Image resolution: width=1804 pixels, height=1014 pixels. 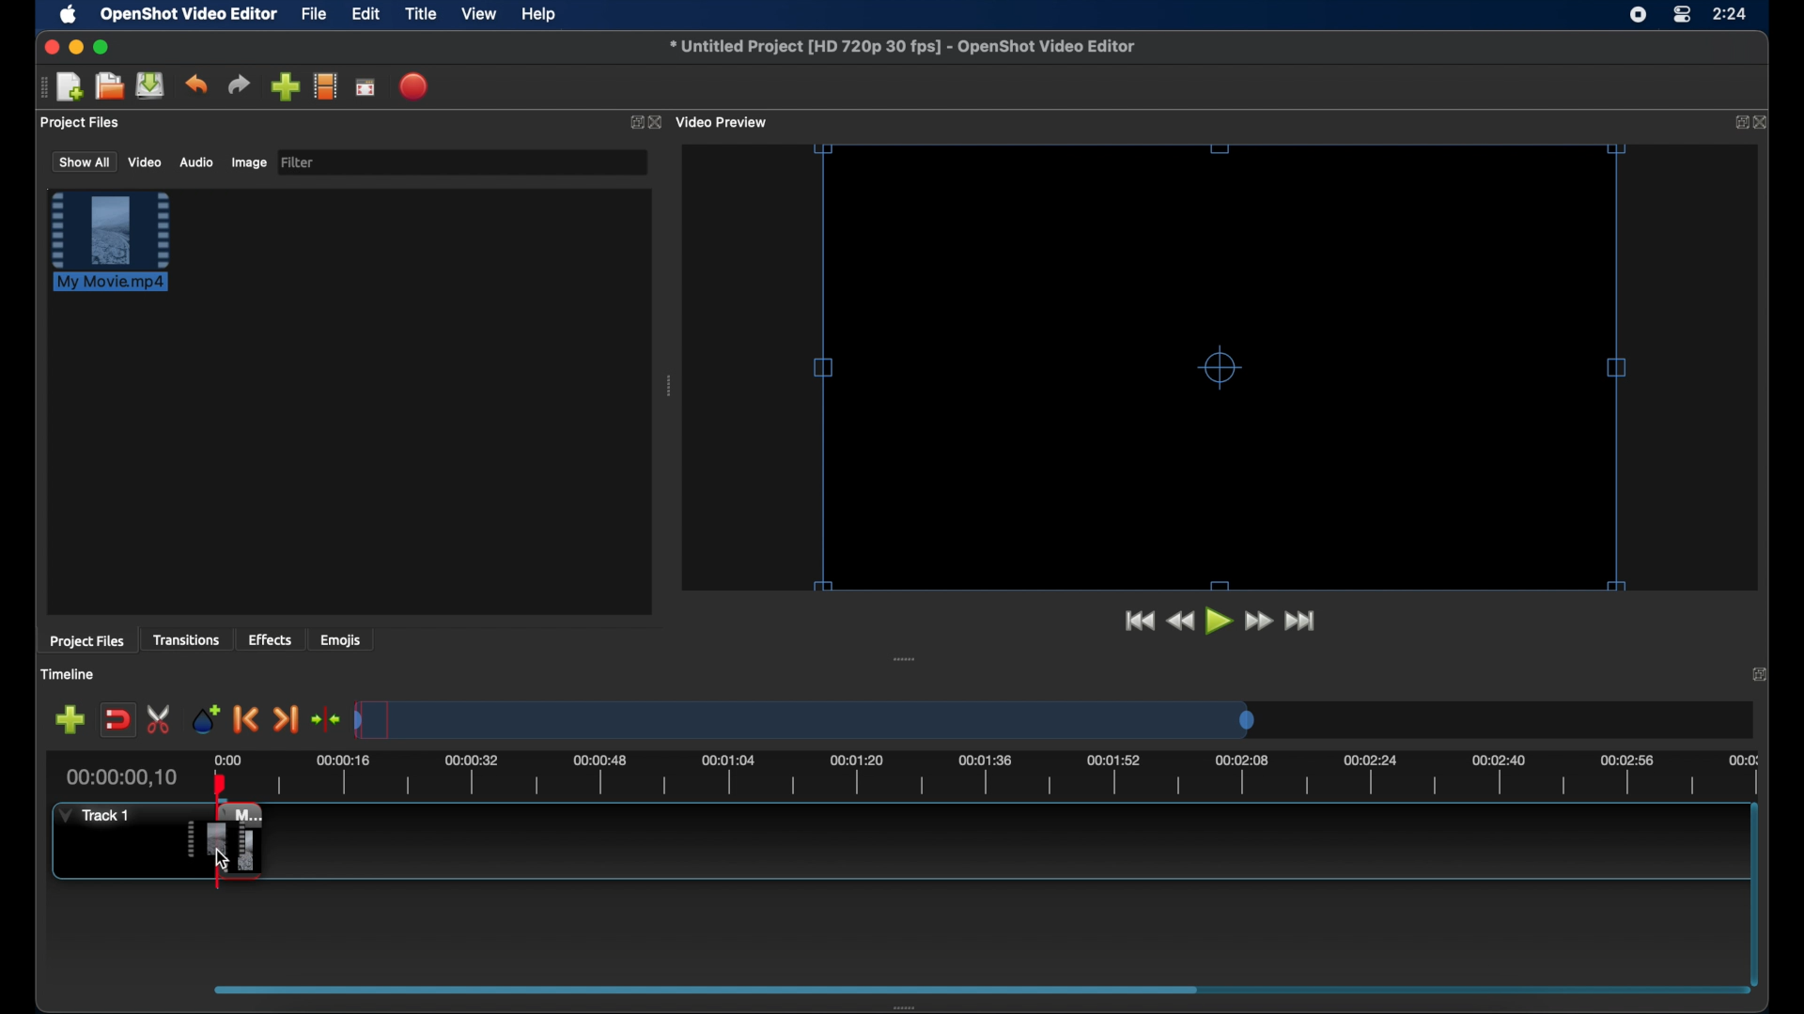 I want to click on track 1, so click(x=92, y=817).